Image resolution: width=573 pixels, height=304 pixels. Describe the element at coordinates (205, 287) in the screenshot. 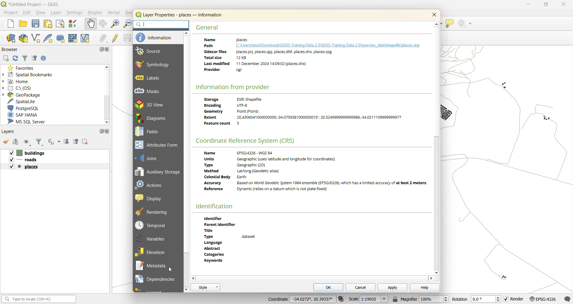

I see `style` at that location.